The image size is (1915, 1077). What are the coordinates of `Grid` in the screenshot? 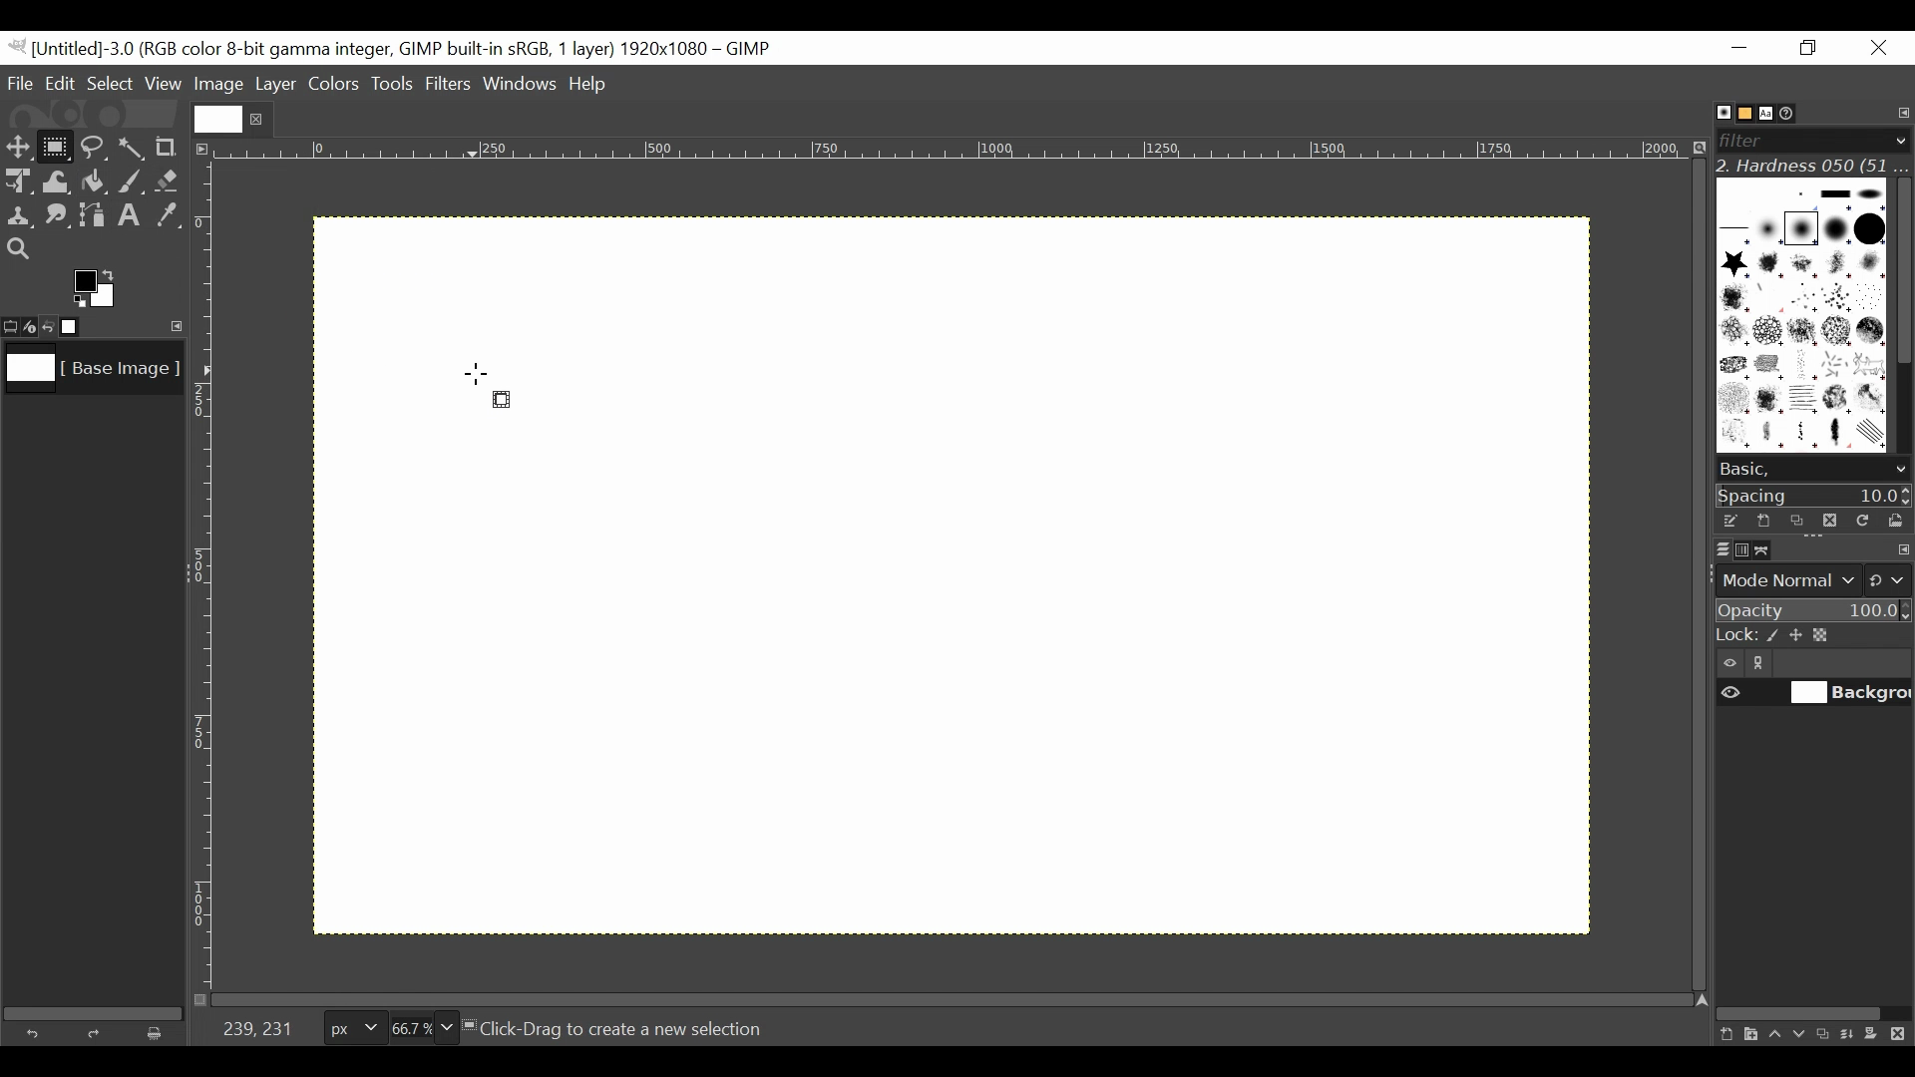 It's located at (1045, 678).